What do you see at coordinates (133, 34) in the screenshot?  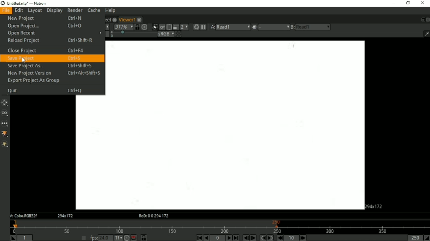 I see `selection bar` at bounding box center [133, 34].